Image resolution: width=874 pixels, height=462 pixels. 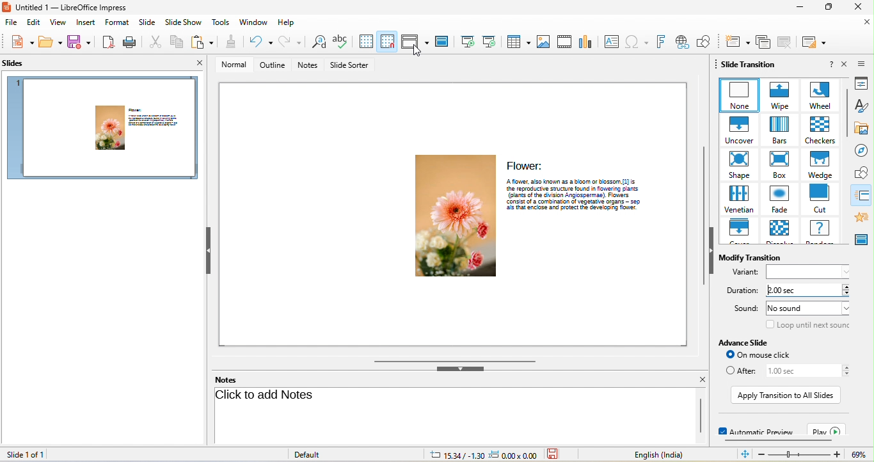 I want to click on image of flower, so click(x=452, y=216).